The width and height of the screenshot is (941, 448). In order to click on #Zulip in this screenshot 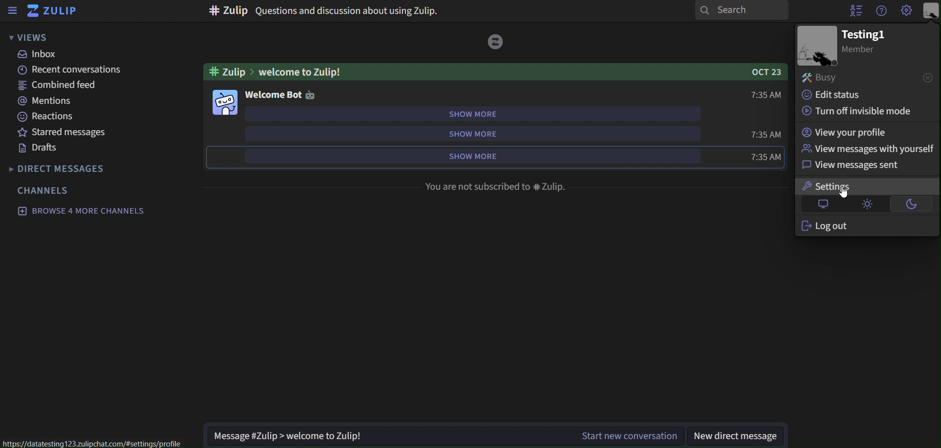, I will do `click(228, 73)`.